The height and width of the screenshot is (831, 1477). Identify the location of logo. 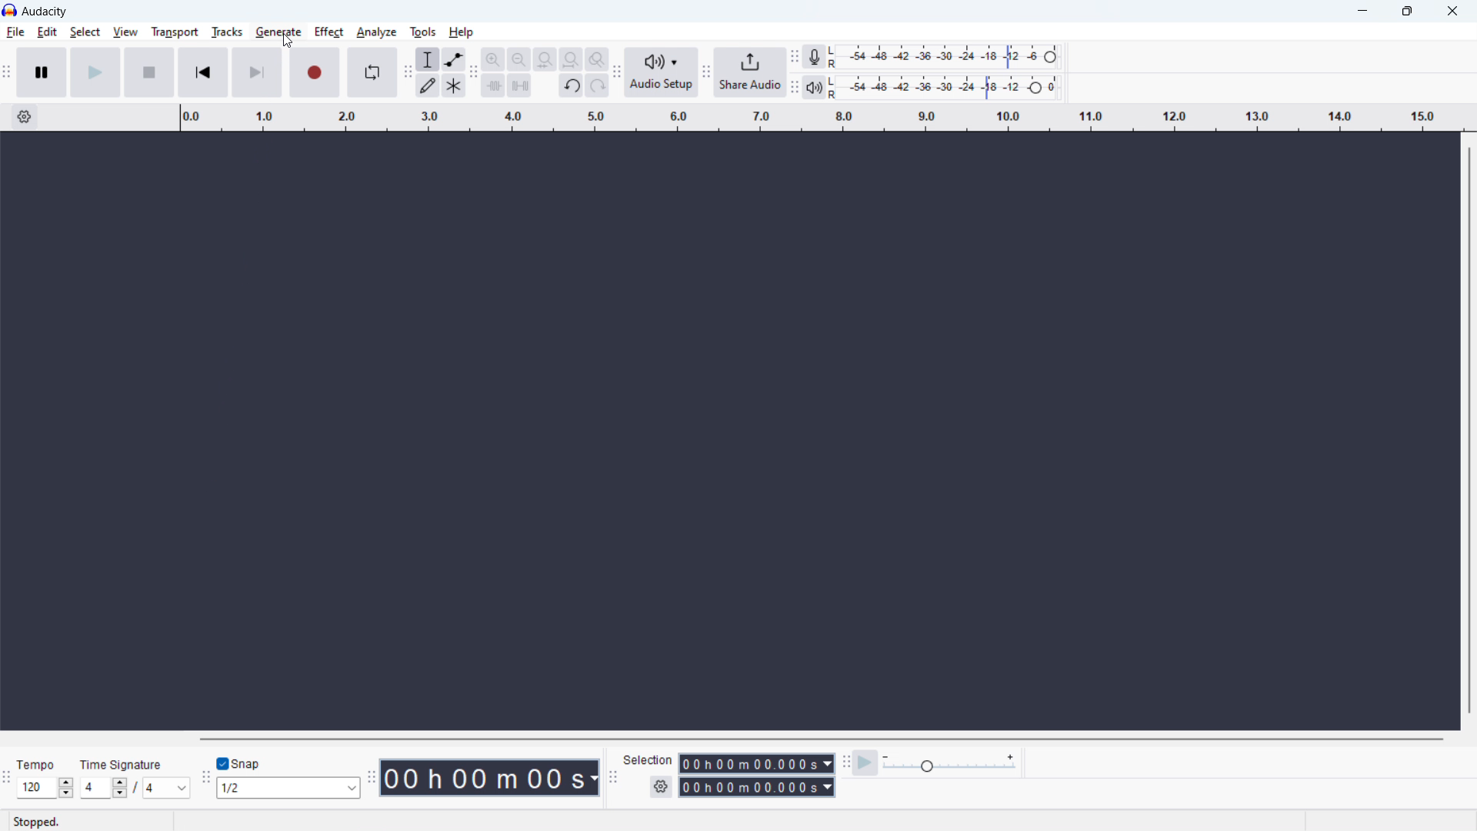
(9, 11).